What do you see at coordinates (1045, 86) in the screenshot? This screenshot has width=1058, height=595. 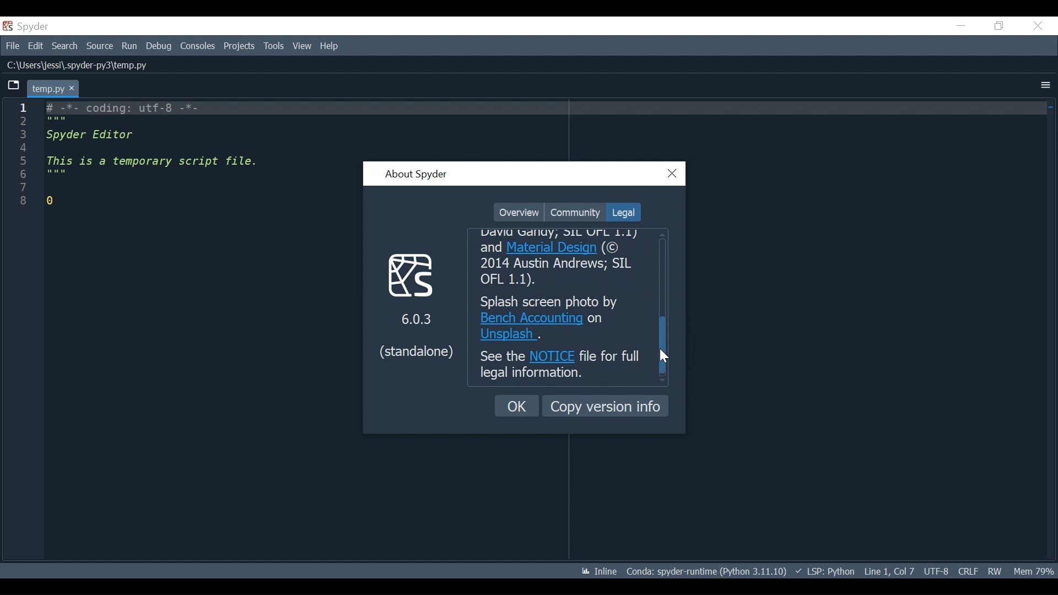 I see `More Options` at bounding box center [1045, 86].